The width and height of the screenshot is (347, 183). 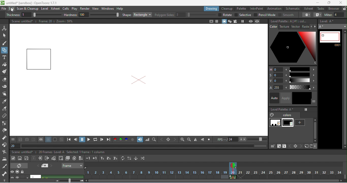 What do you see at coordinates (23, 172) in the screenshot?
I see `lock toggle all` at bounding box center [23, 172].